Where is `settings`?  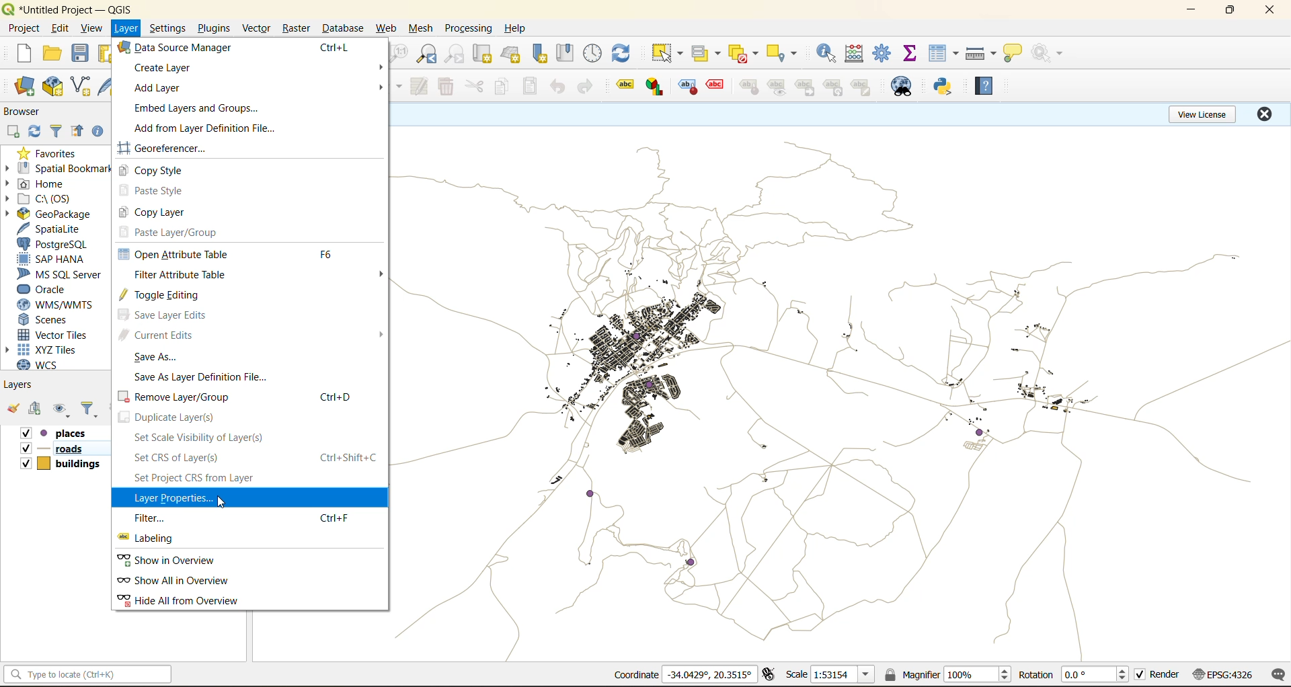 settings is located at coordinates (170, 28).